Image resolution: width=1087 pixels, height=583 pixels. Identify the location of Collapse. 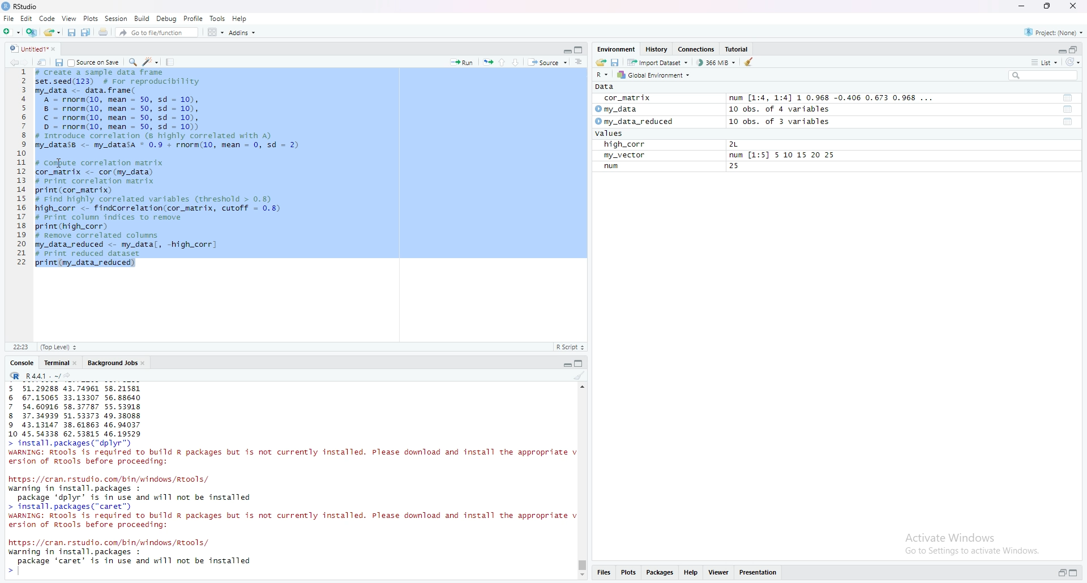
(566, 51).